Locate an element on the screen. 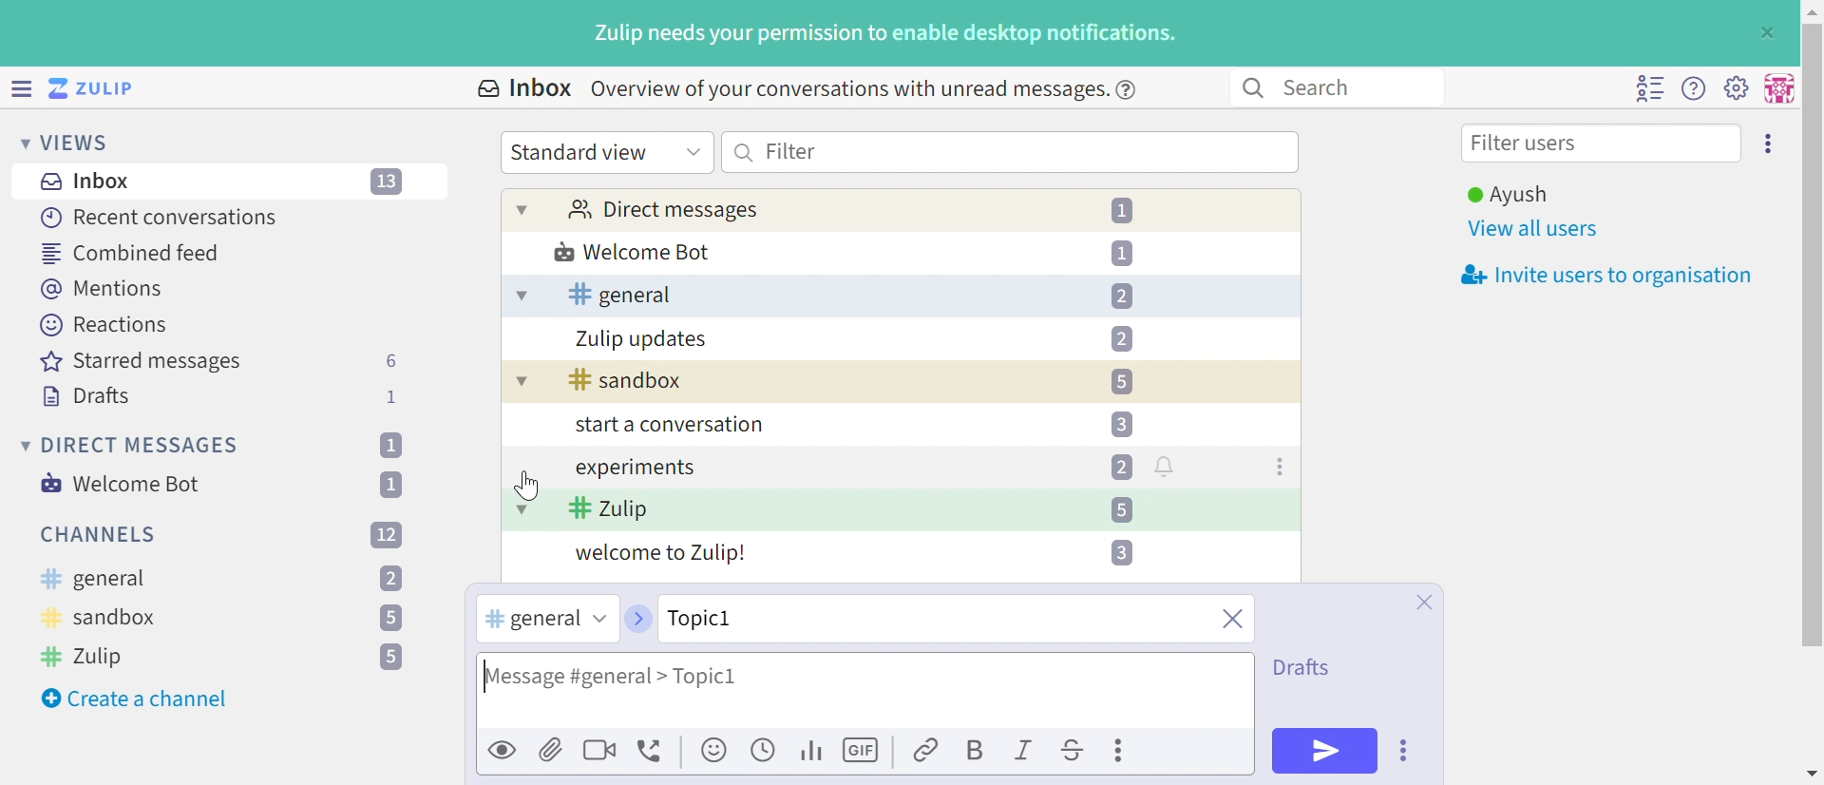  Drop Down is located at coordinates (522, 209).